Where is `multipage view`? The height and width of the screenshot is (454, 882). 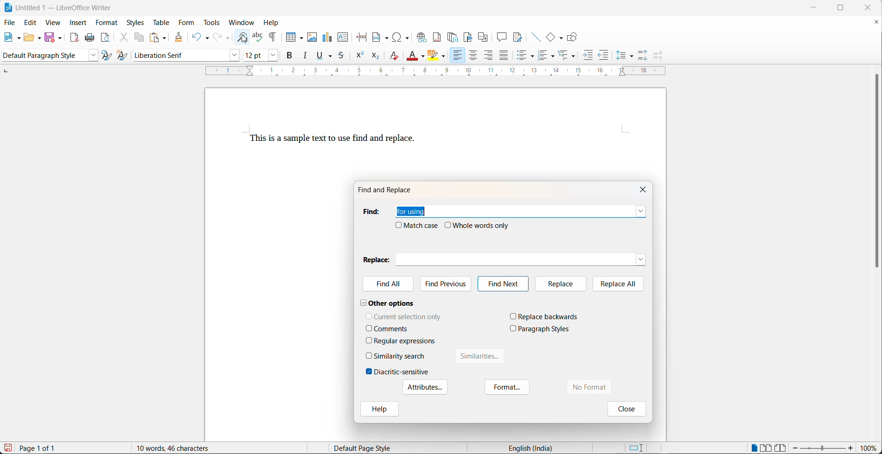
multipage view is located at coordinates (766, 448).